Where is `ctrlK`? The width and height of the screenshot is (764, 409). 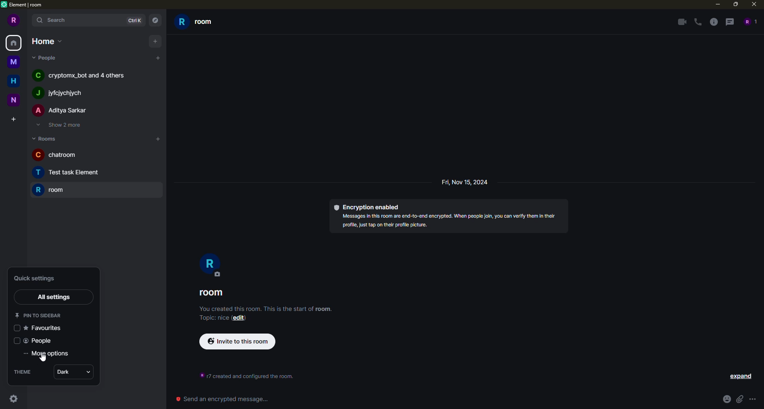 ctrlK is located at coordinates (135, 21).